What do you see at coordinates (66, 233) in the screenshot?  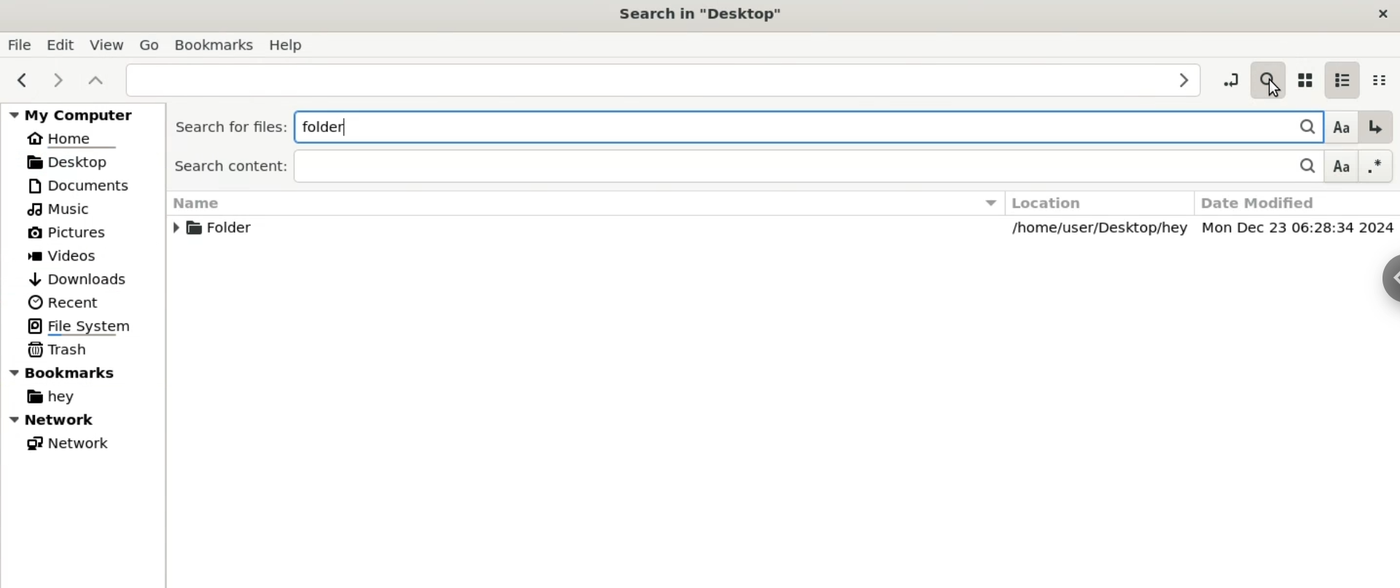 I see `Pictures` at bounding box center [66, 233].